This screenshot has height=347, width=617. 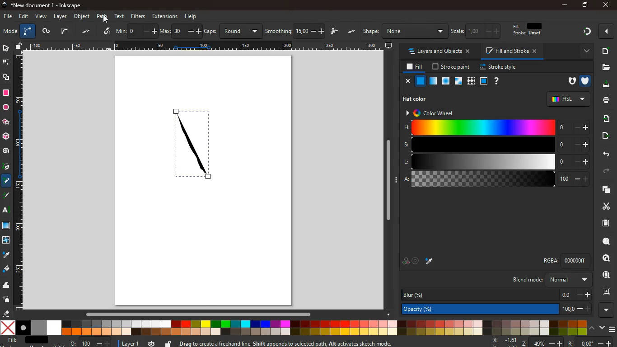 What do you see at coordinates (603, 206) in the screenshot?
I see `cut` at bounding box center [603, 206].